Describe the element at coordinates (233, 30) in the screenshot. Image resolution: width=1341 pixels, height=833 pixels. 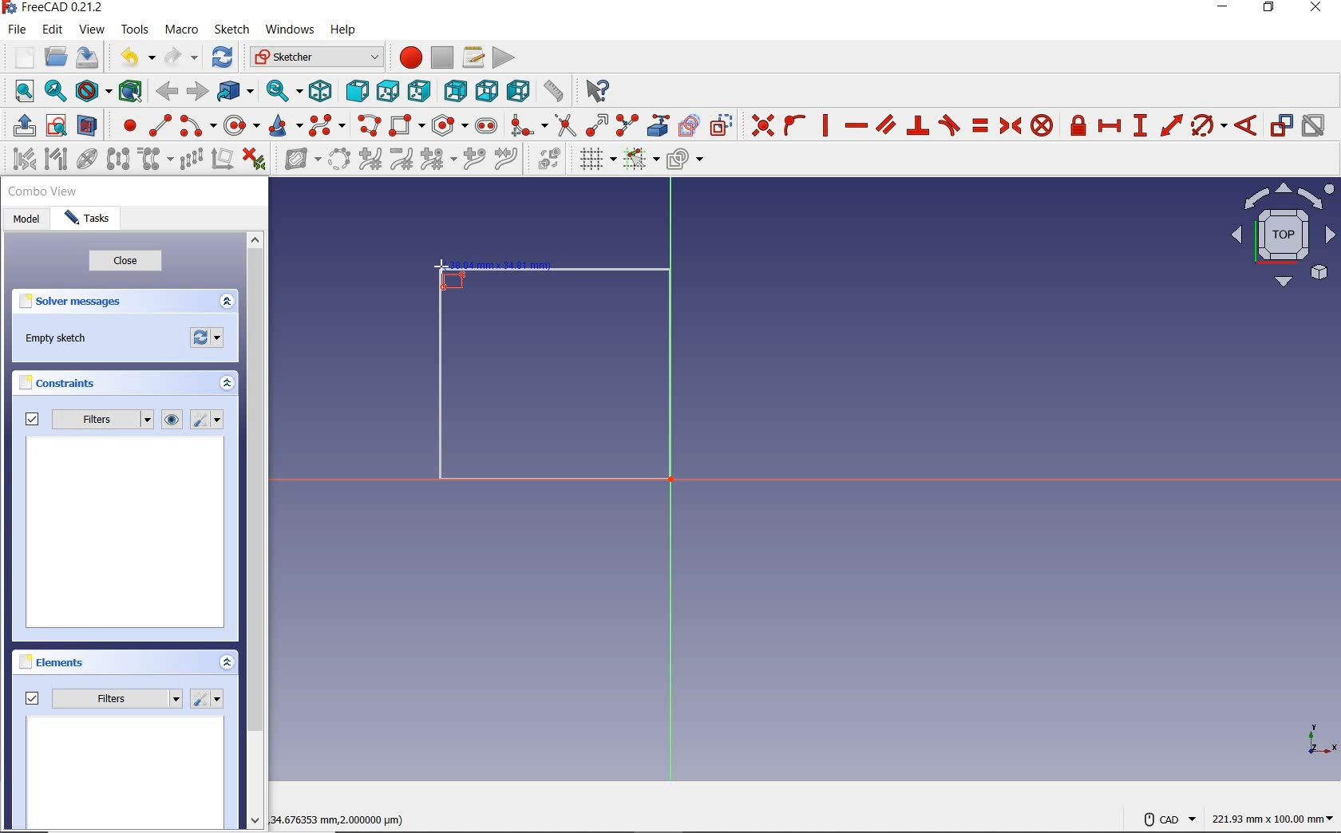
I see `sketch` at that location.